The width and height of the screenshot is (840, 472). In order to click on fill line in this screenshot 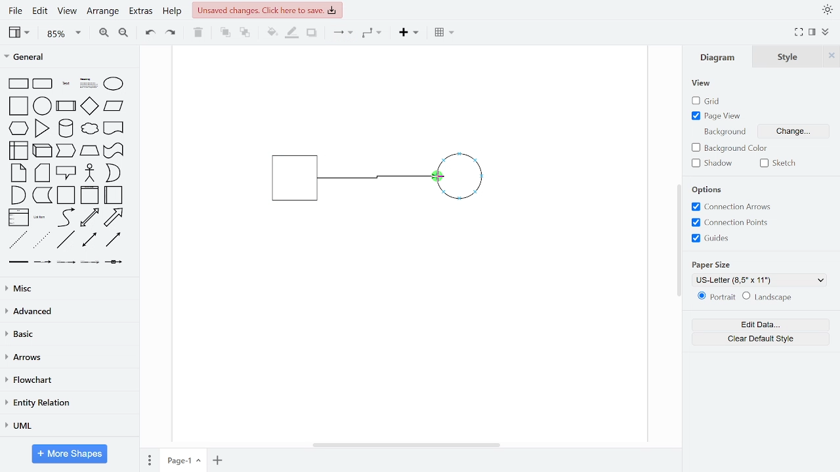, I will do `click(291, 33)`.